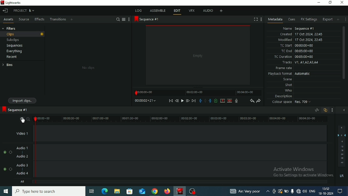 This screenshot has height=196, width=348. I want to click on Created : date and time, so click(301, 34).